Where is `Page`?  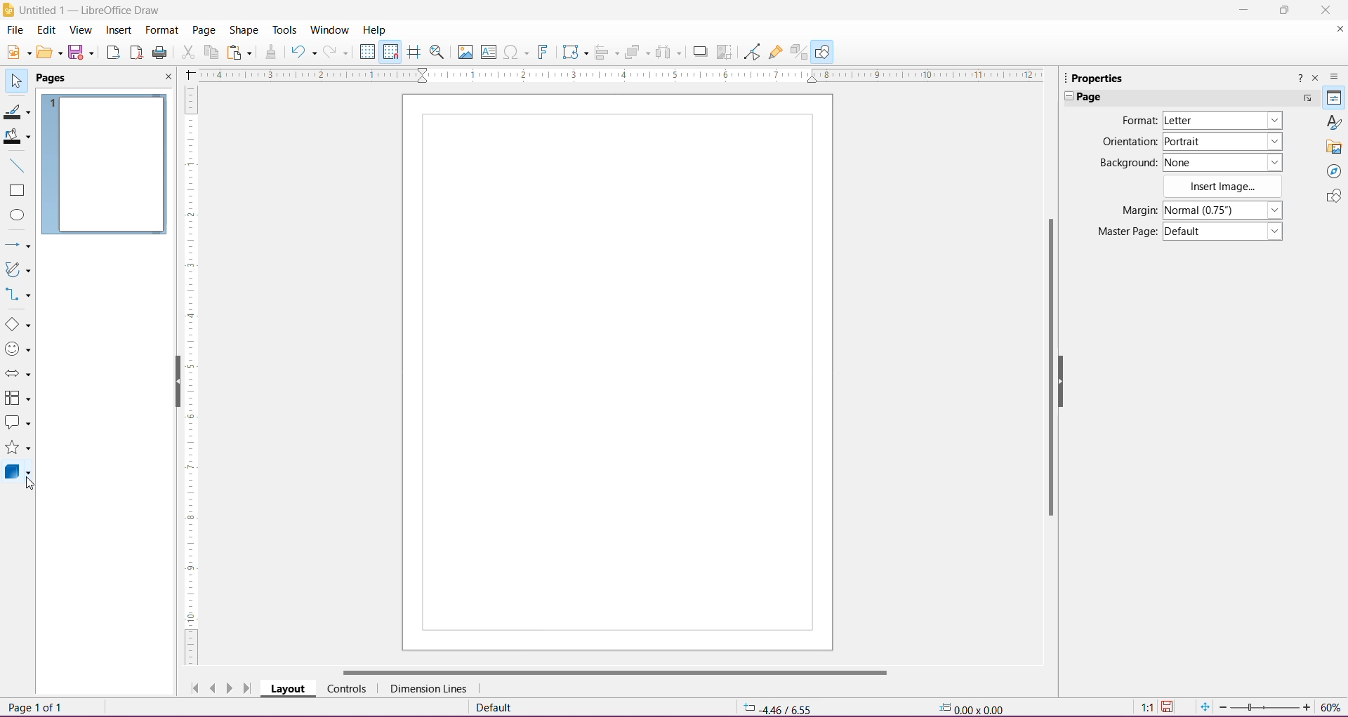 Page is located at coordinates (616, 373).